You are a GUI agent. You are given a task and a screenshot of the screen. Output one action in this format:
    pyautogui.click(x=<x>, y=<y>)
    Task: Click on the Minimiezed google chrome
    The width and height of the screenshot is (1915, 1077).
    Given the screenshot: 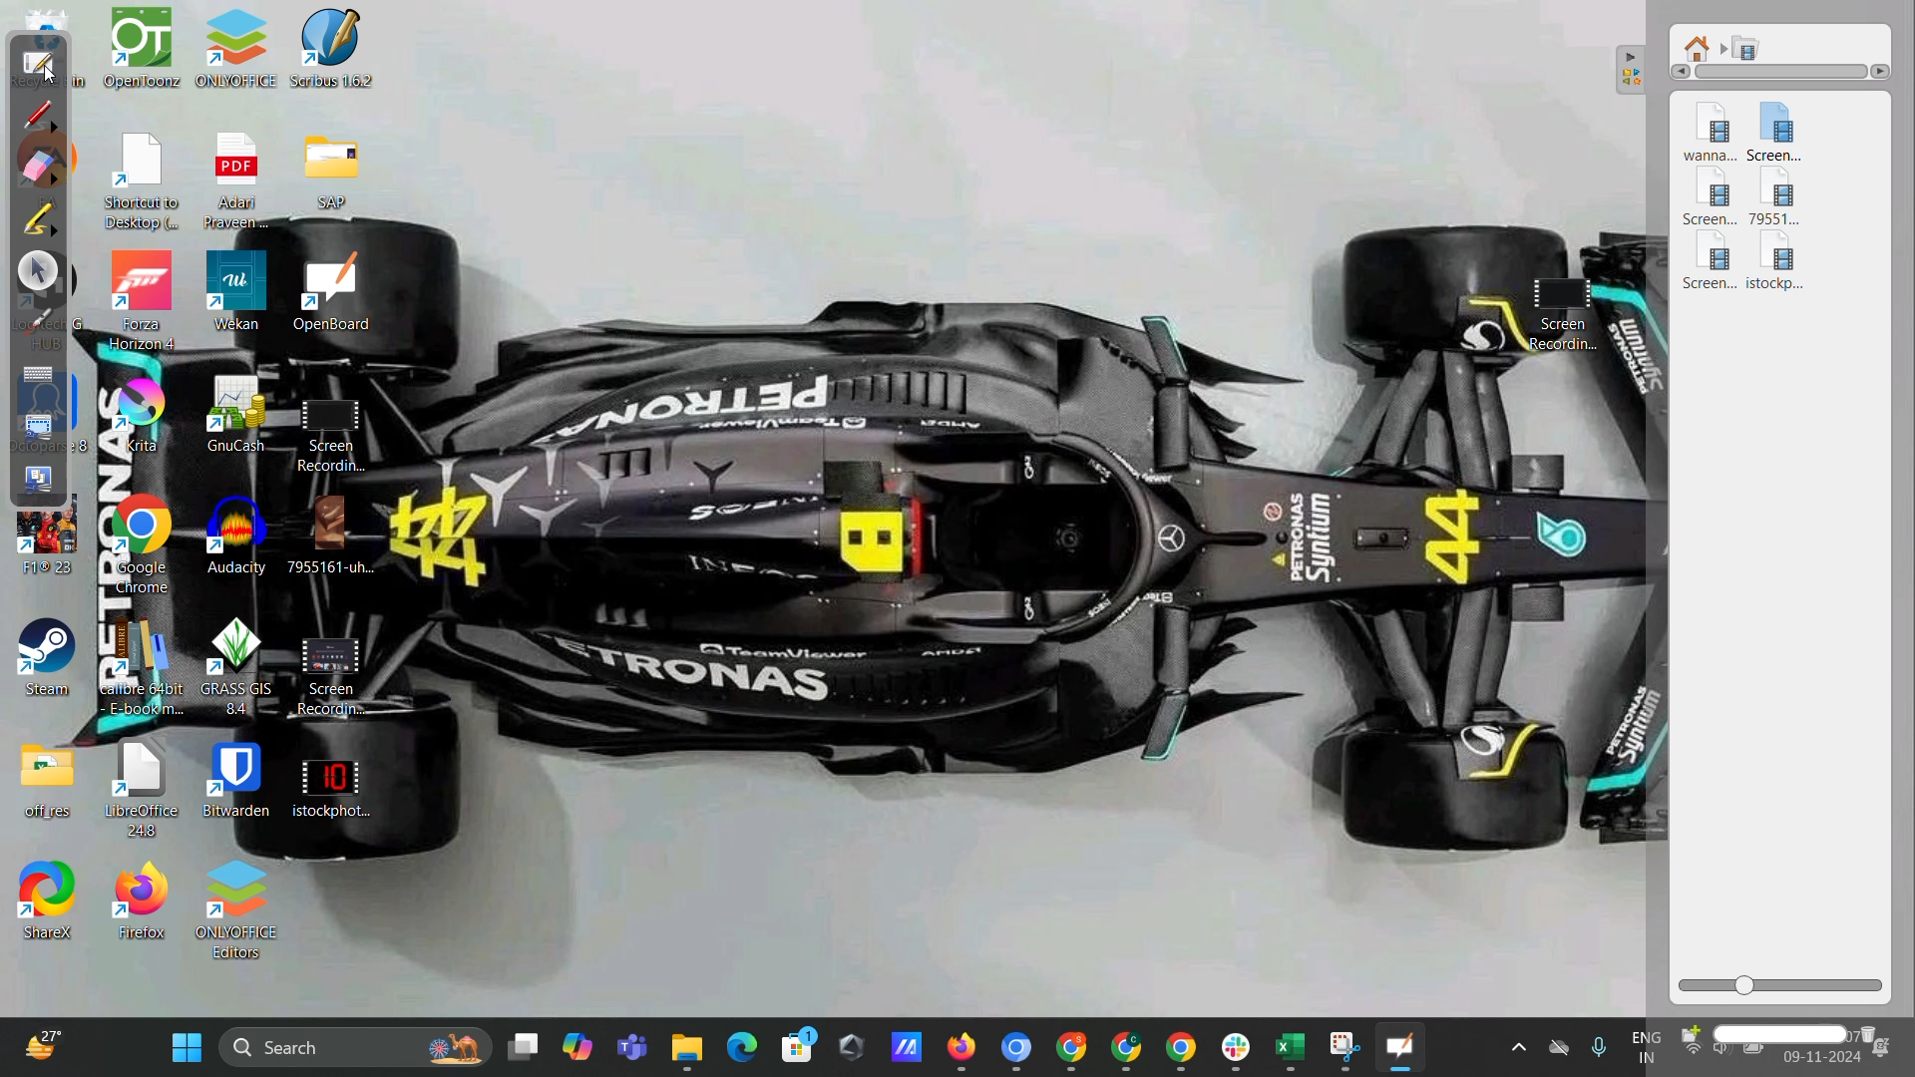 What is the action you would take?
    pyautogui.click(x=1184, y=1048)
    